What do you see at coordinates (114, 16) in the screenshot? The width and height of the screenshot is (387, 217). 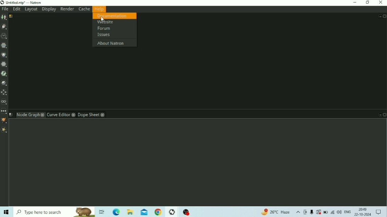 I see `Documentation` at bounding box center [114, 16].